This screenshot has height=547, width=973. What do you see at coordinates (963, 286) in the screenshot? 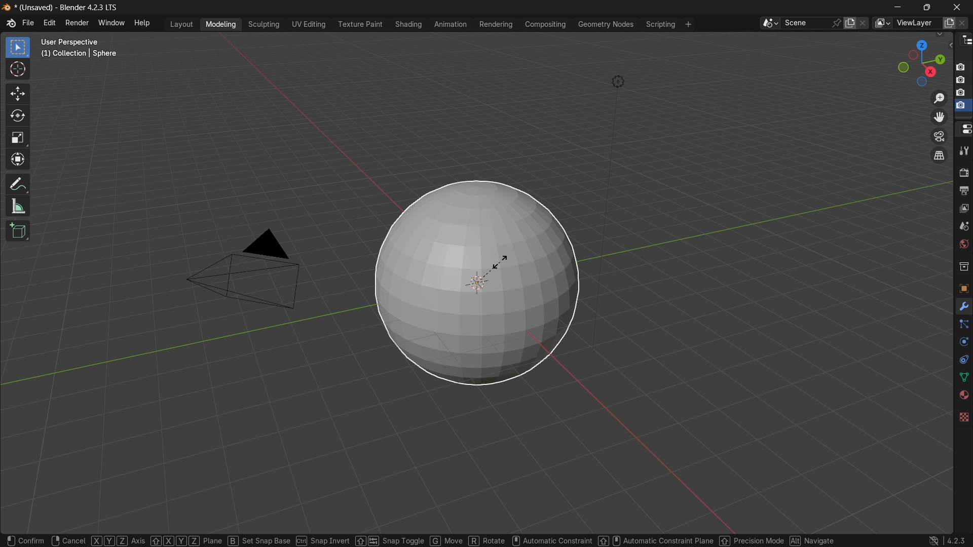
I see `object` at bounding box center [963, 286].